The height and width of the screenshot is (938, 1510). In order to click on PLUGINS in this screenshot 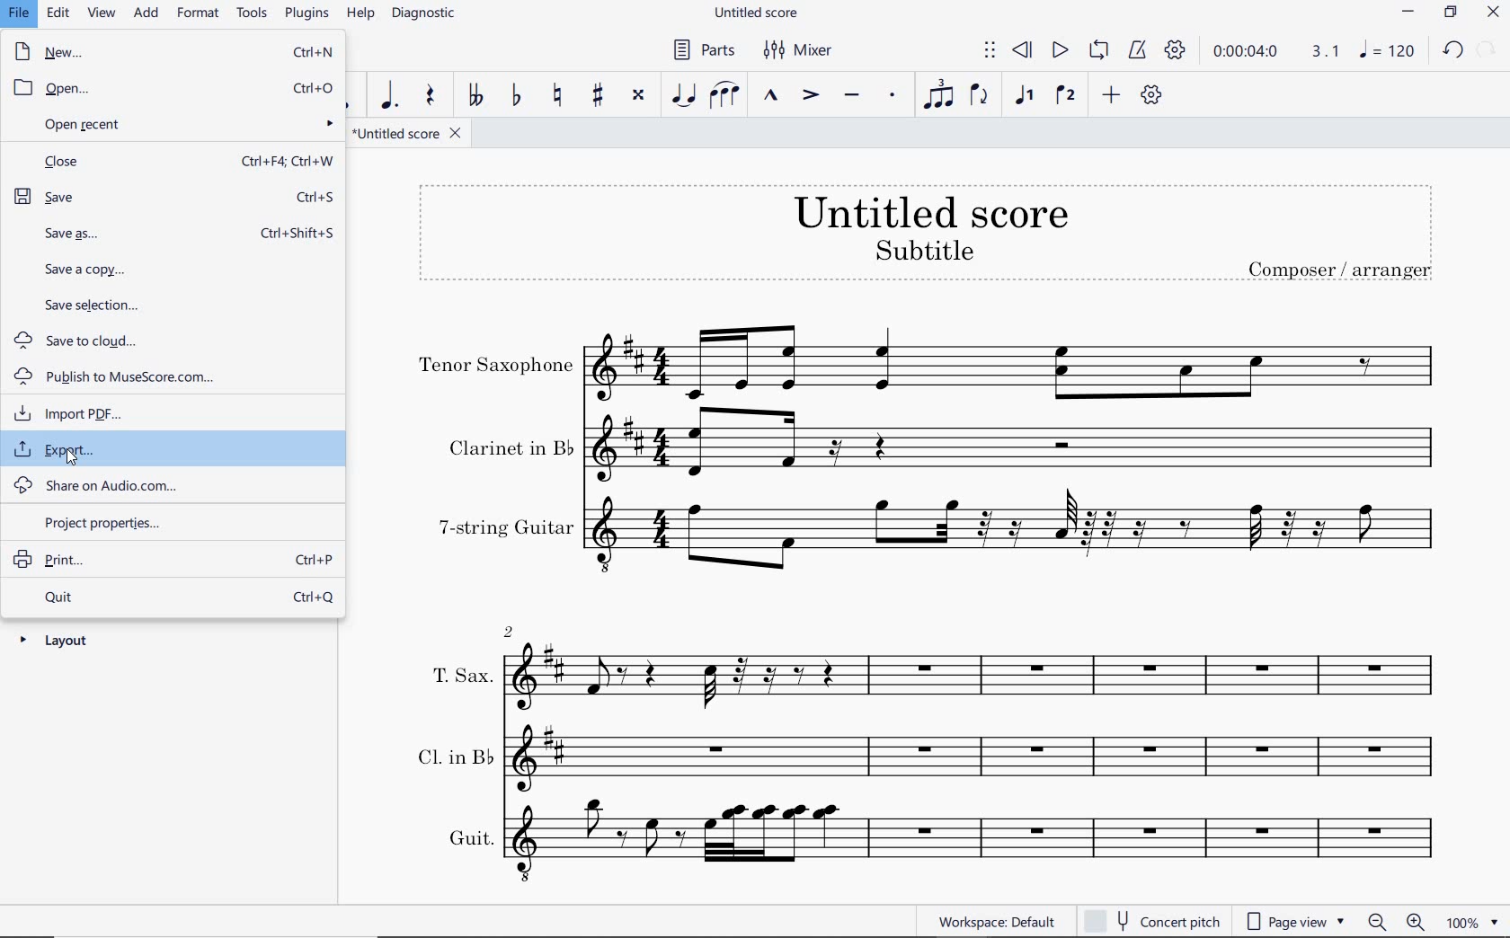, I will do `click(309, 17)`.